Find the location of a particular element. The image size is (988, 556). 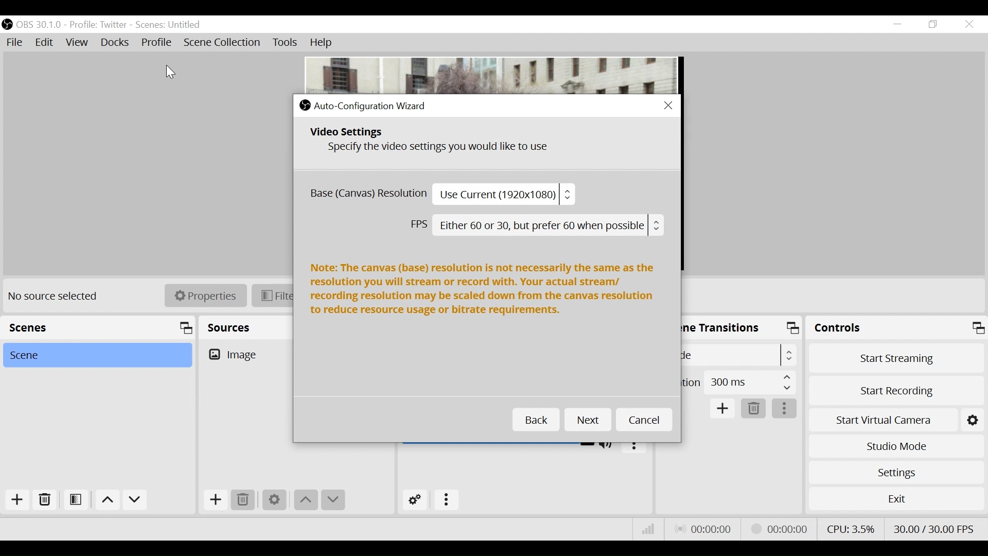

Note: The canvas (base) resolution is not the same as the resolution you will stream or record with. Your actual stream/recording  resolution may be scaled down from the canvas resolution to reduce resource usage or bitrate requirements. is located at coordinates (483, 291).